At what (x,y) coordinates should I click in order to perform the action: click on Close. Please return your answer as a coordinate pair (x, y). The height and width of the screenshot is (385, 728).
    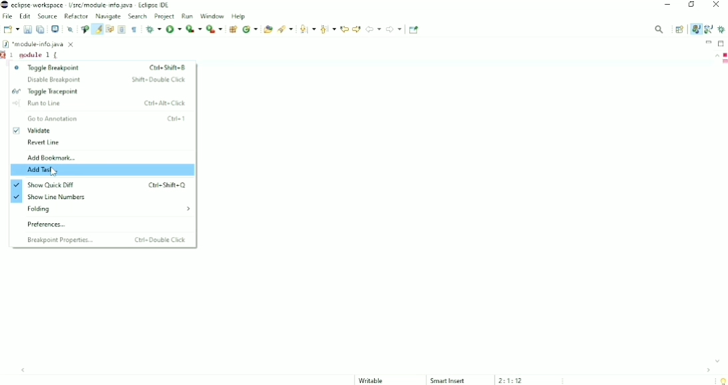
    Looking at the image, I should click on (717, 5).